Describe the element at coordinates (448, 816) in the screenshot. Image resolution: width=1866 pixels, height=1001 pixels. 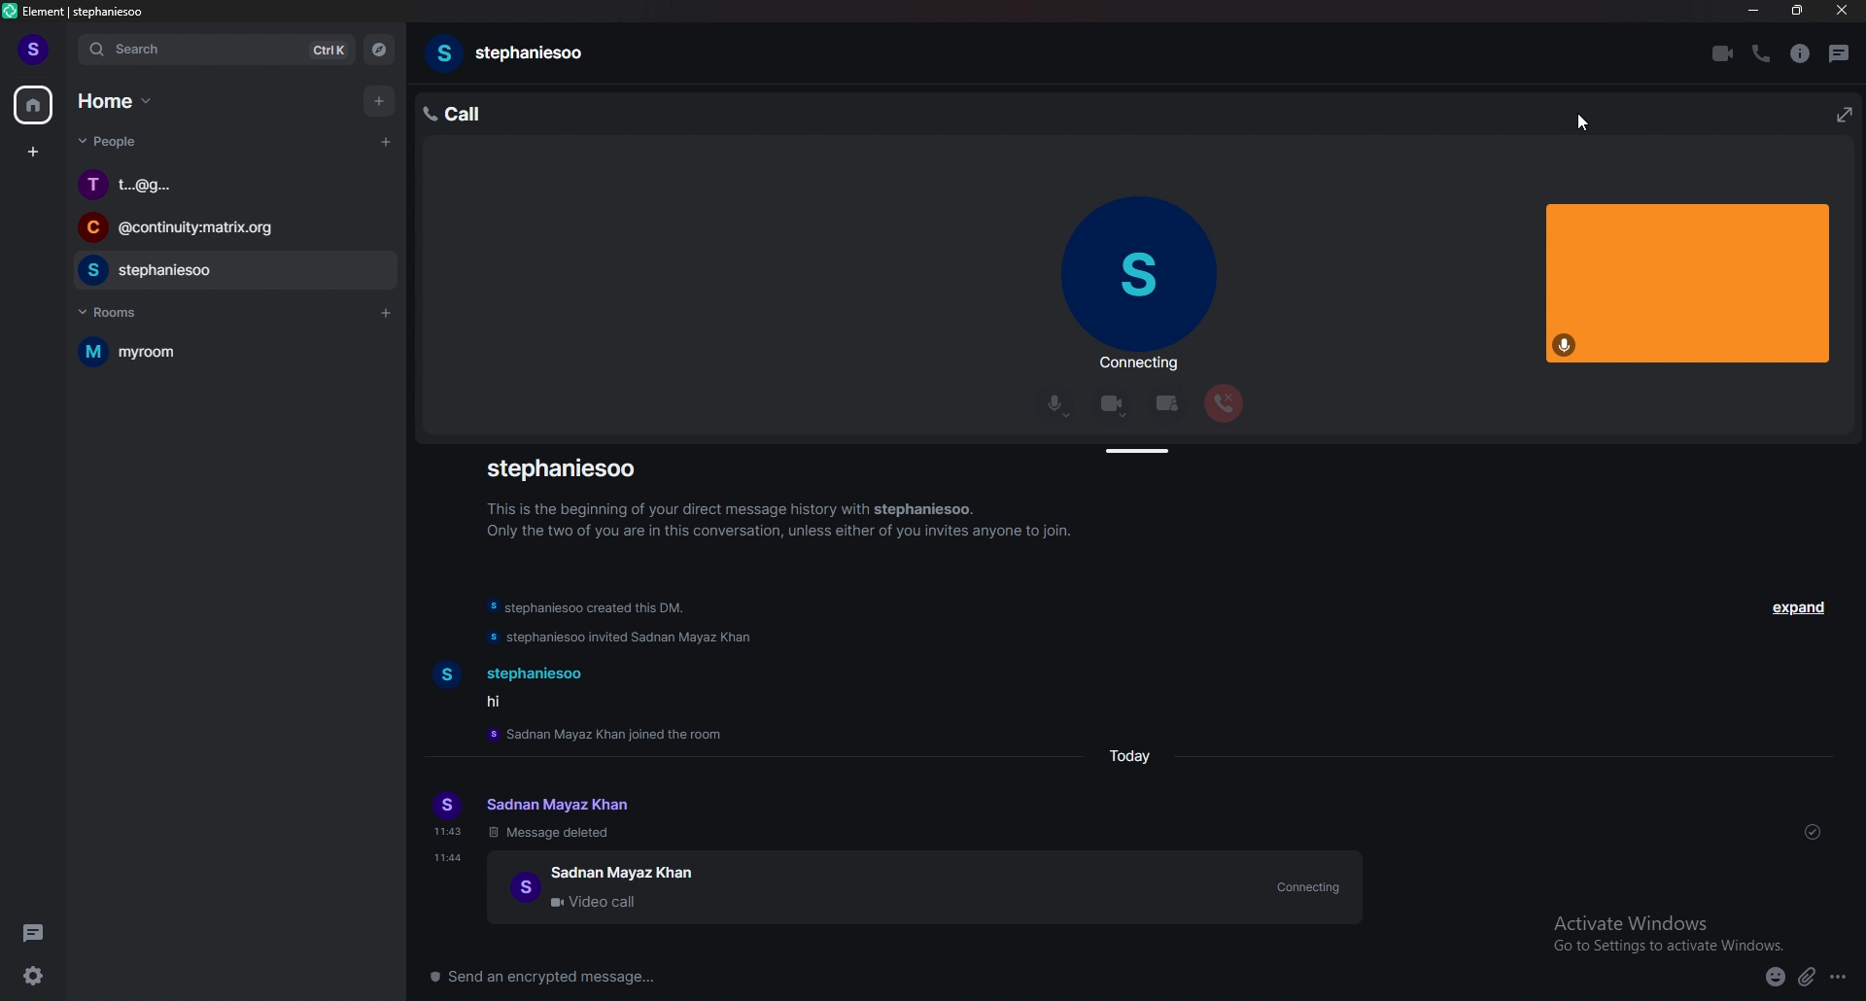
I see `user profile` at that location.